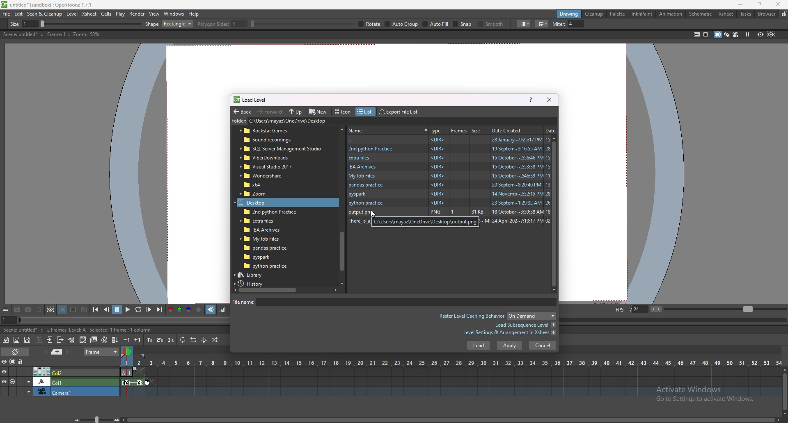  Describe the element at coordinates (102, 351) in the screenshot. I see `frame` at that location.